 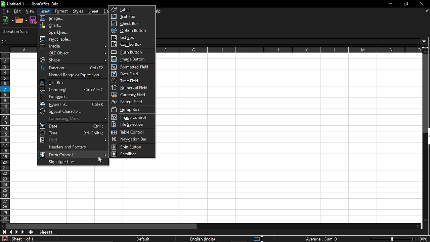 What do you see at coordinates (426, 42) in the screenshot?
I see `Expand formula bar` at bounding box center [426, 42].